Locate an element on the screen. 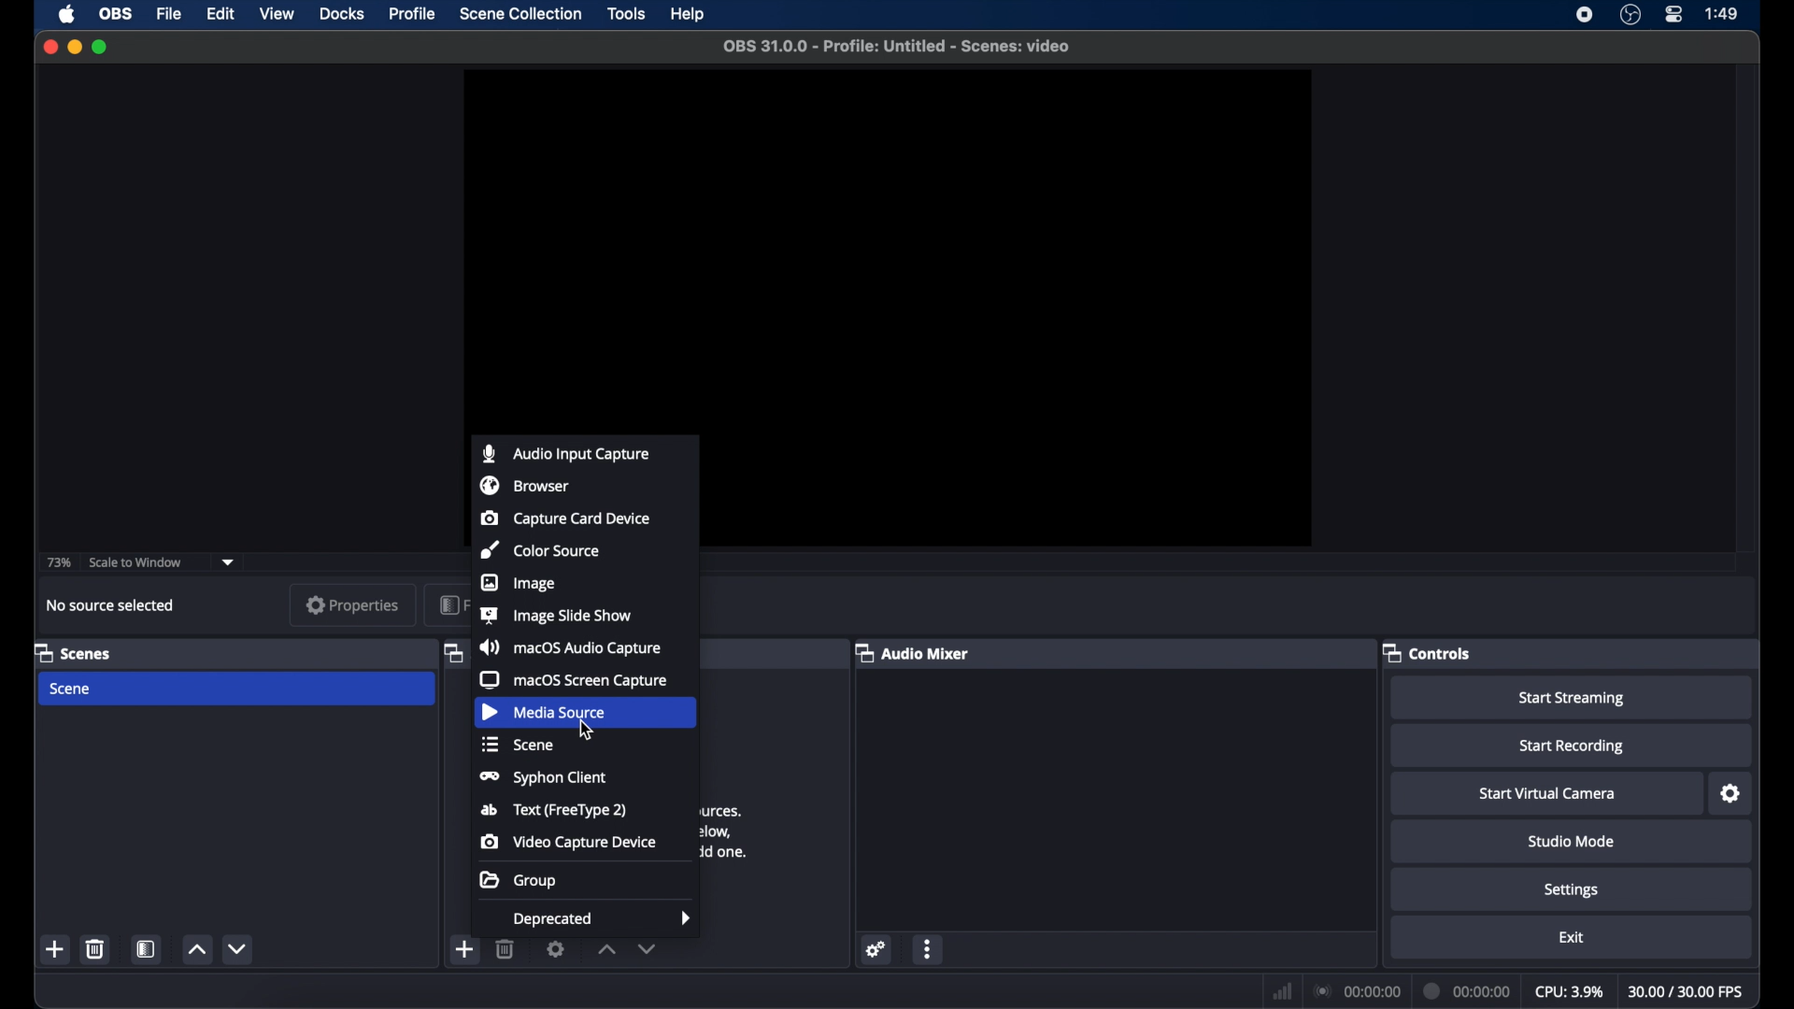 This screenshot has height=1009, width=1794. settings is located at coordinates (555, 950).